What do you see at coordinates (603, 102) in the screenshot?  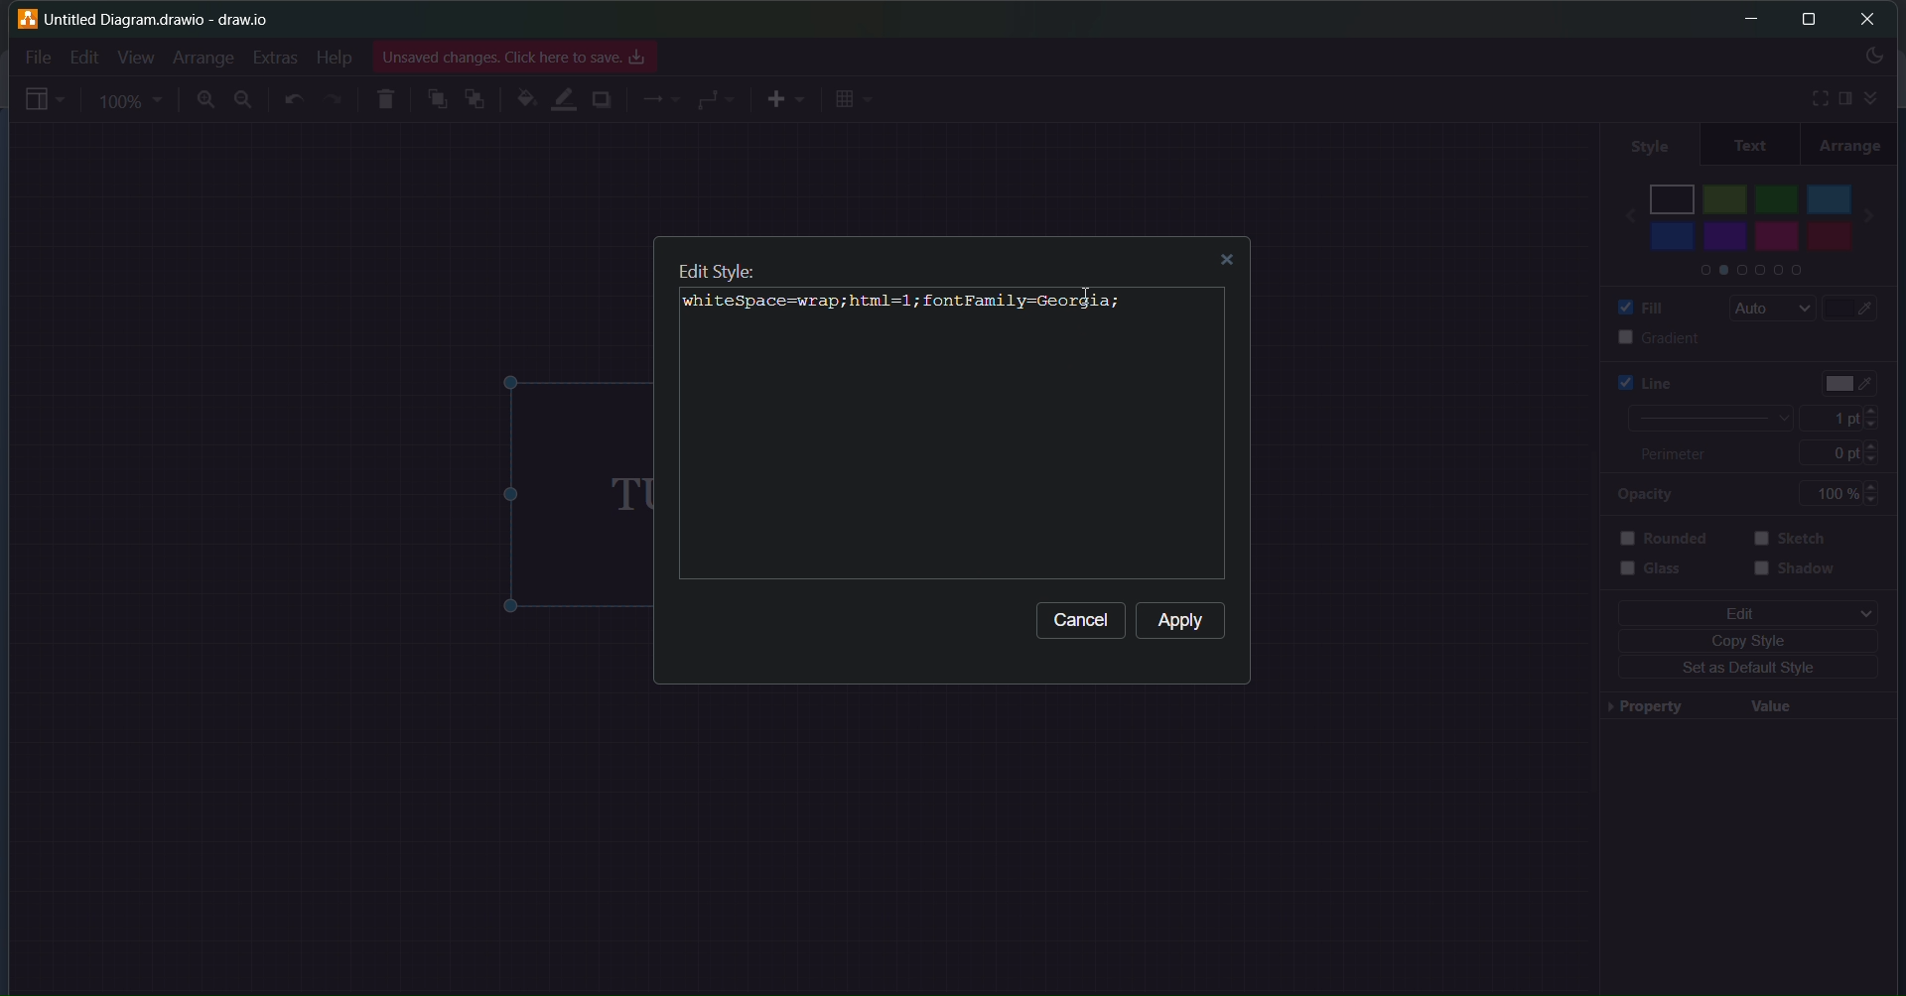 I see `shadow` at bounding box center [603, 102].